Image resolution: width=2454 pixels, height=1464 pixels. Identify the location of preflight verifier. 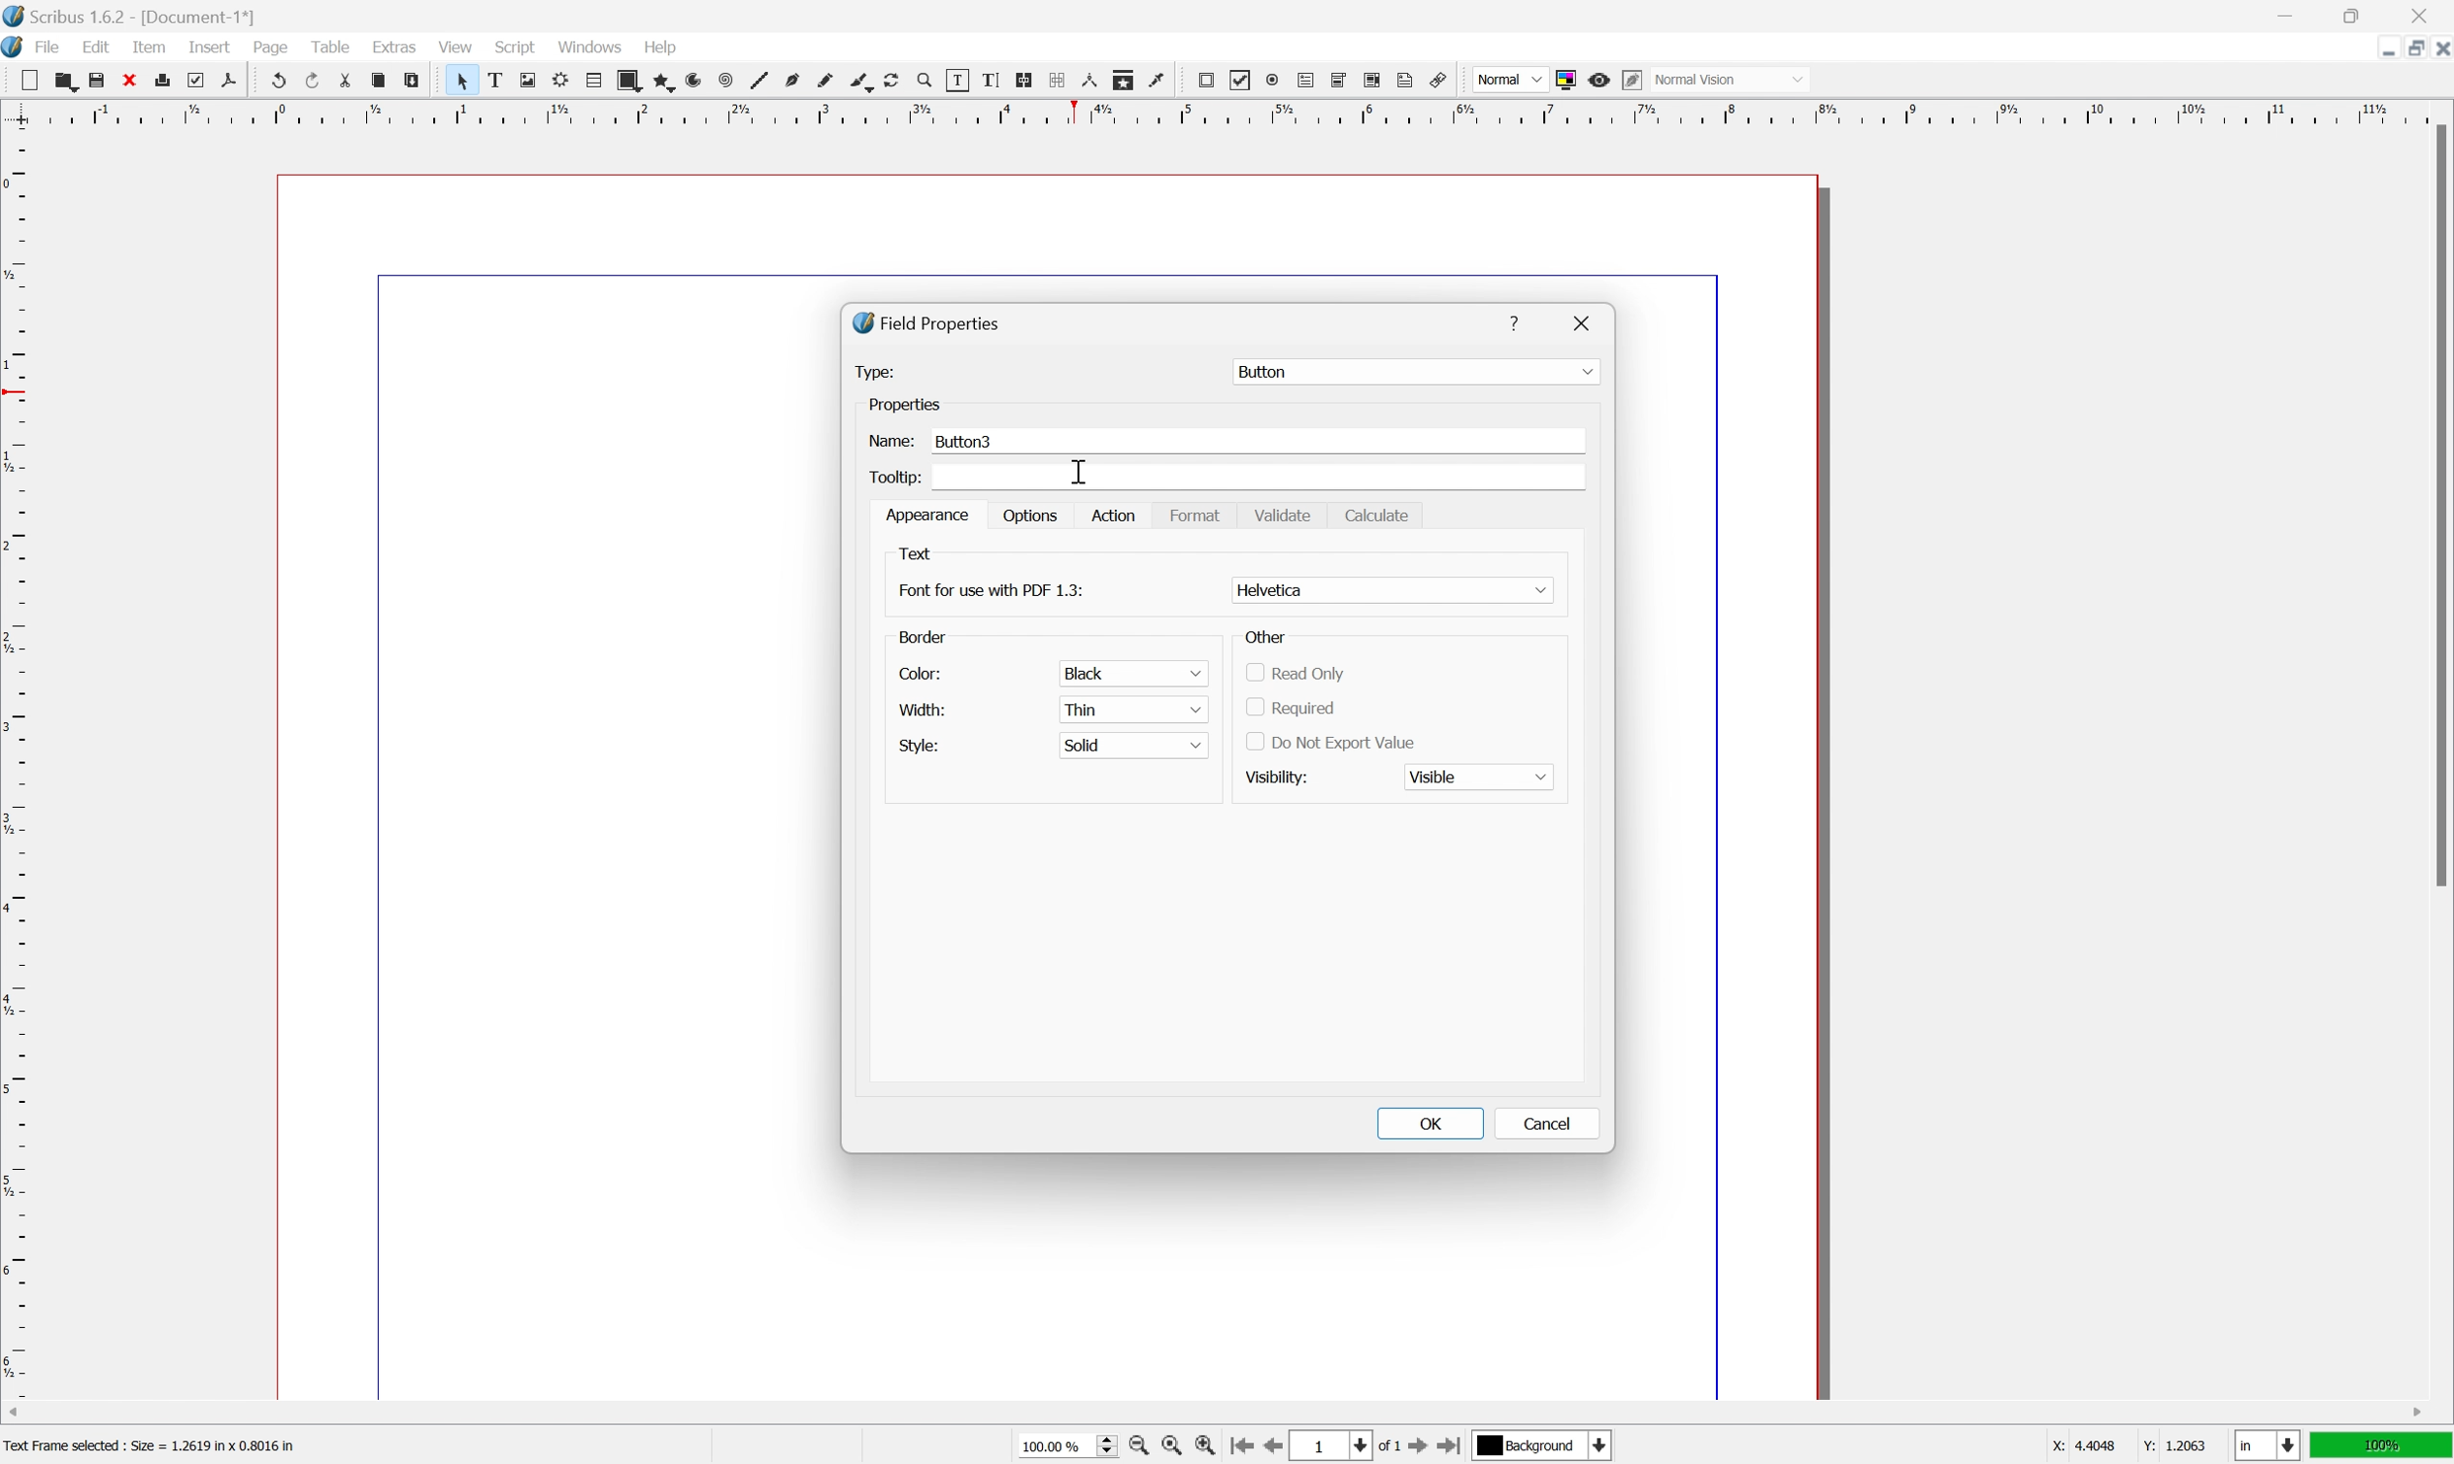
(195, 80).